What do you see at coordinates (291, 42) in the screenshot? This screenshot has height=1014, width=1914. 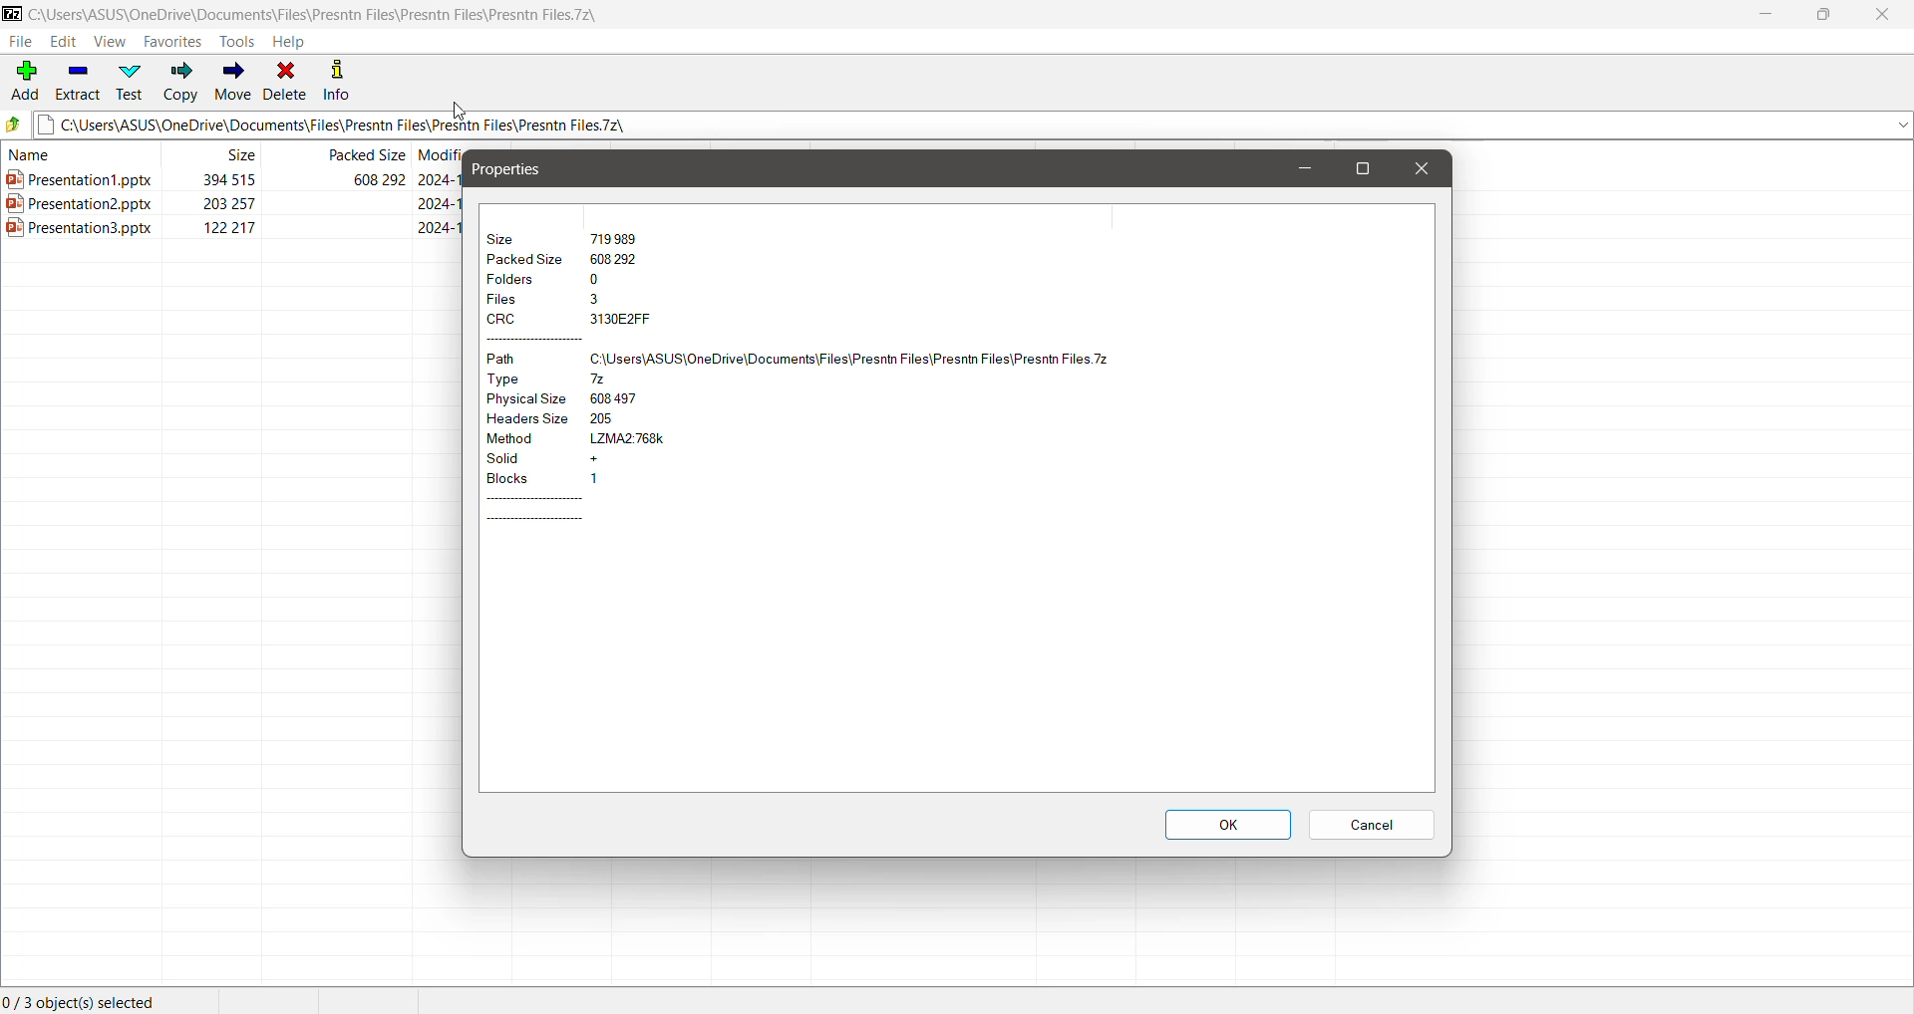 I see `Help` at bounding box center [291, 42].